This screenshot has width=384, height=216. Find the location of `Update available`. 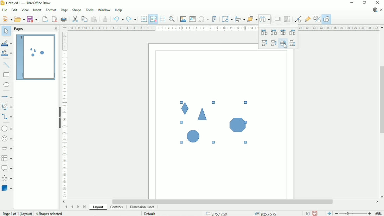

Update available is located at coordinates (375, 10).